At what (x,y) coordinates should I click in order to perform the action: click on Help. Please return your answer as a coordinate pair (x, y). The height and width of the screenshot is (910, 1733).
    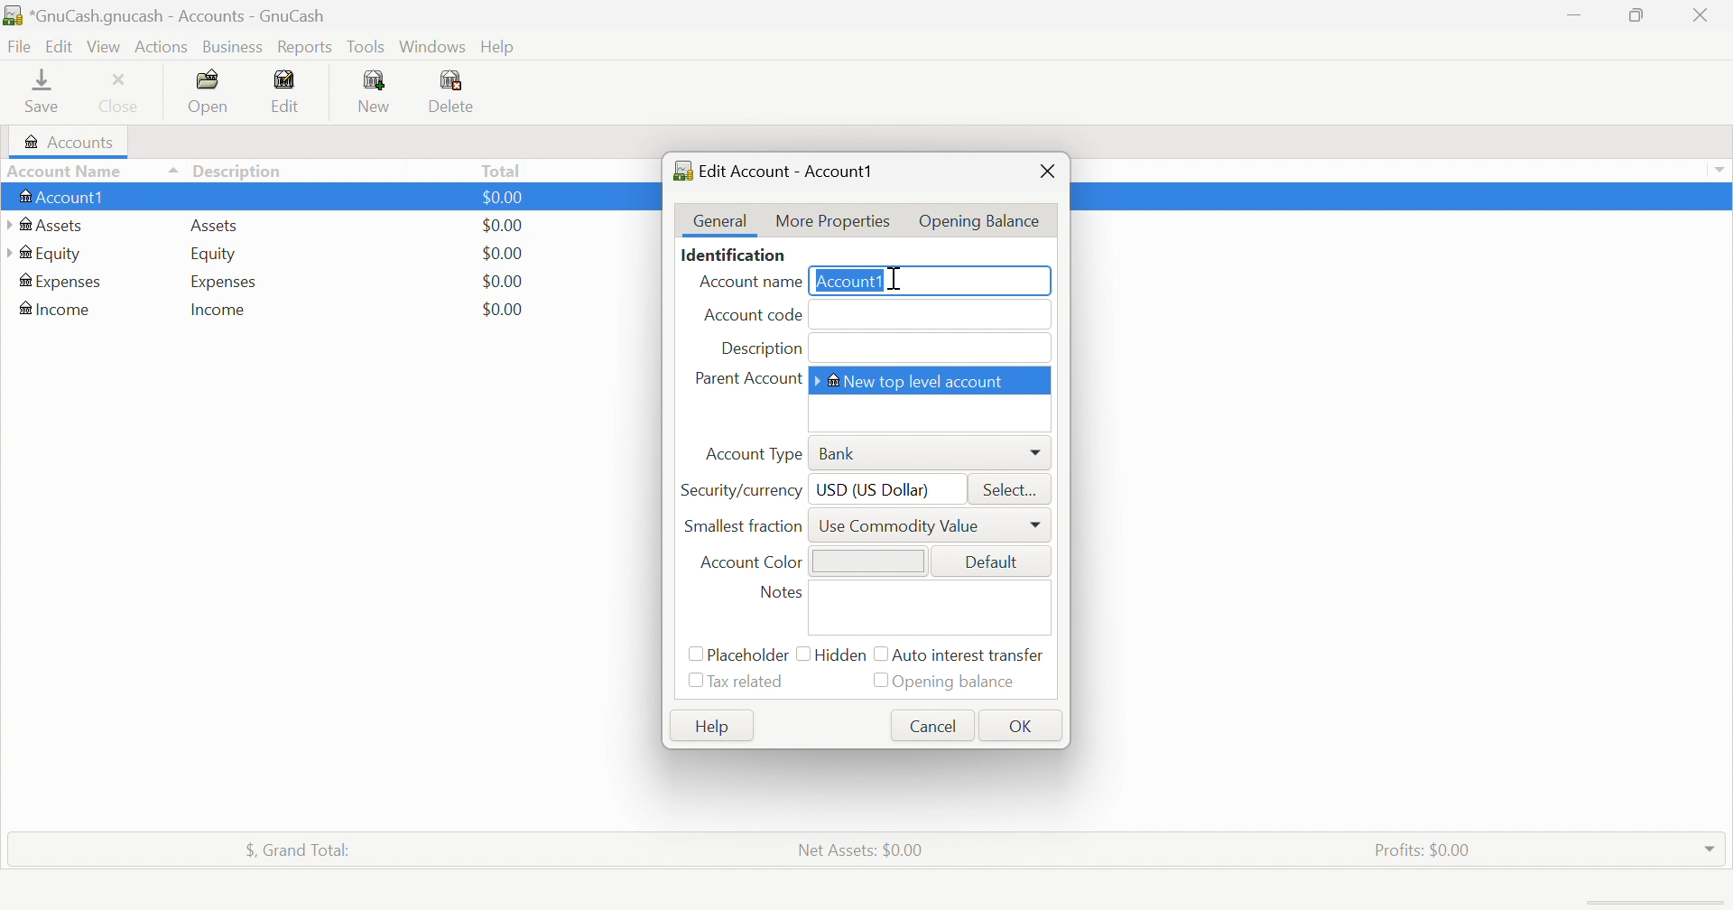
    Looking at the image, I should click on (716, 729).